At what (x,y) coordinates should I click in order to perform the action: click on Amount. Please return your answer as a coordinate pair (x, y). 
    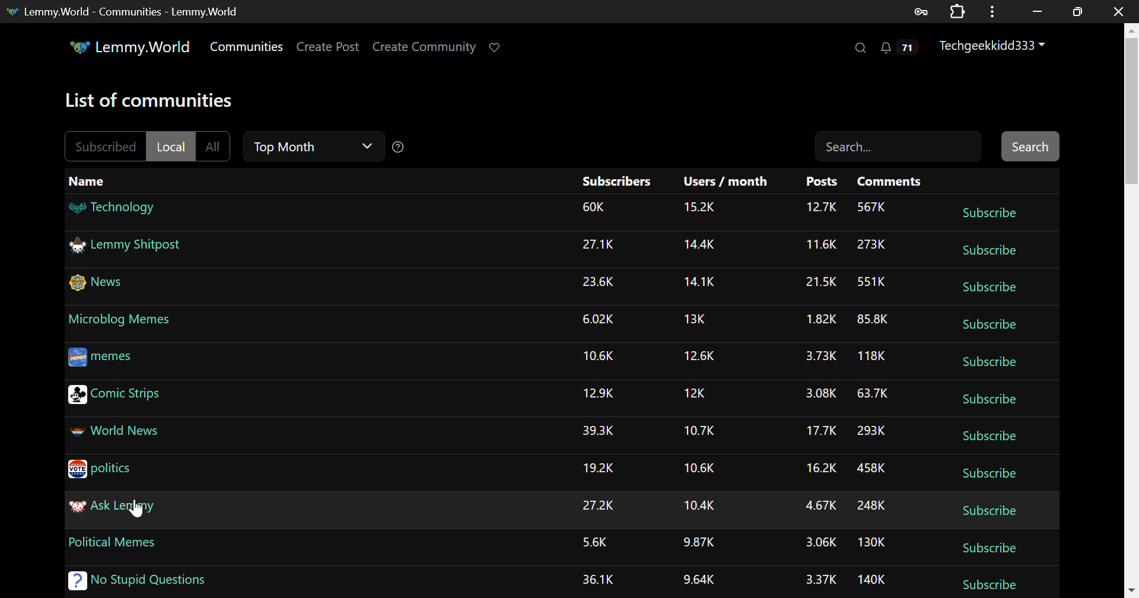
    Looking at the image, I should click on (819, 320).